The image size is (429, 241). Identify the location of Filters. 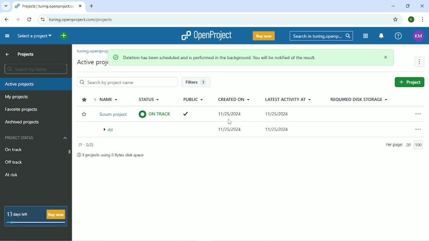
(197, 82).